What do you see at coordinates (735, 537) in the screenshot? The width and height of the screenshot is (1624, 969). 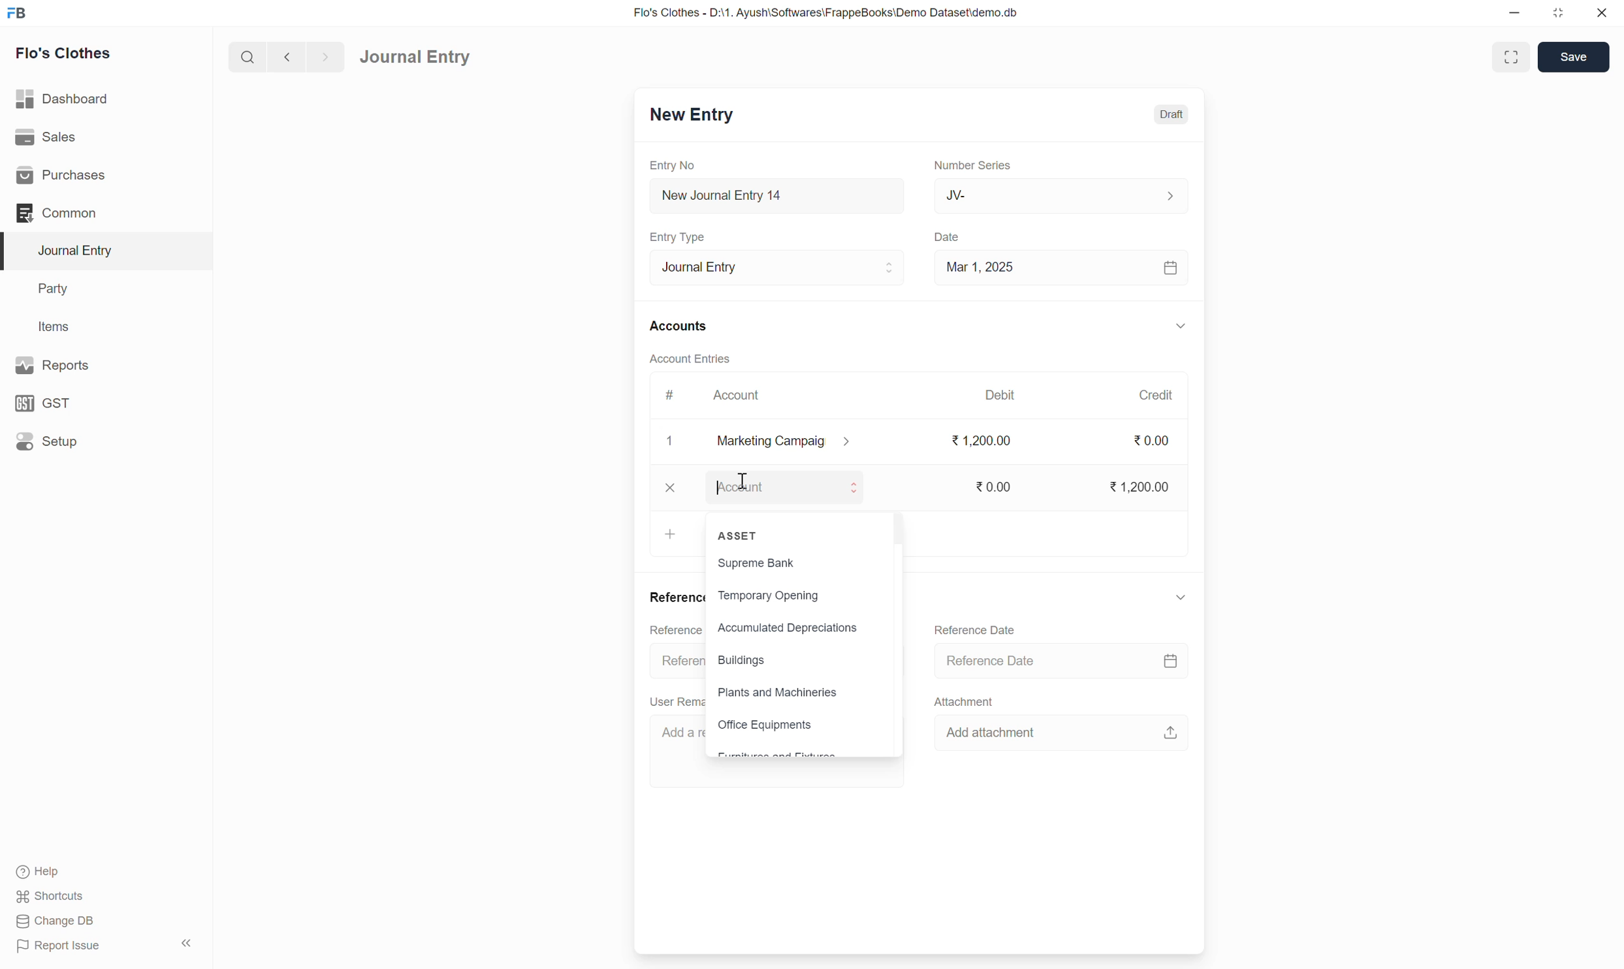 I see `ASSET` at bounding box center [735, 537].